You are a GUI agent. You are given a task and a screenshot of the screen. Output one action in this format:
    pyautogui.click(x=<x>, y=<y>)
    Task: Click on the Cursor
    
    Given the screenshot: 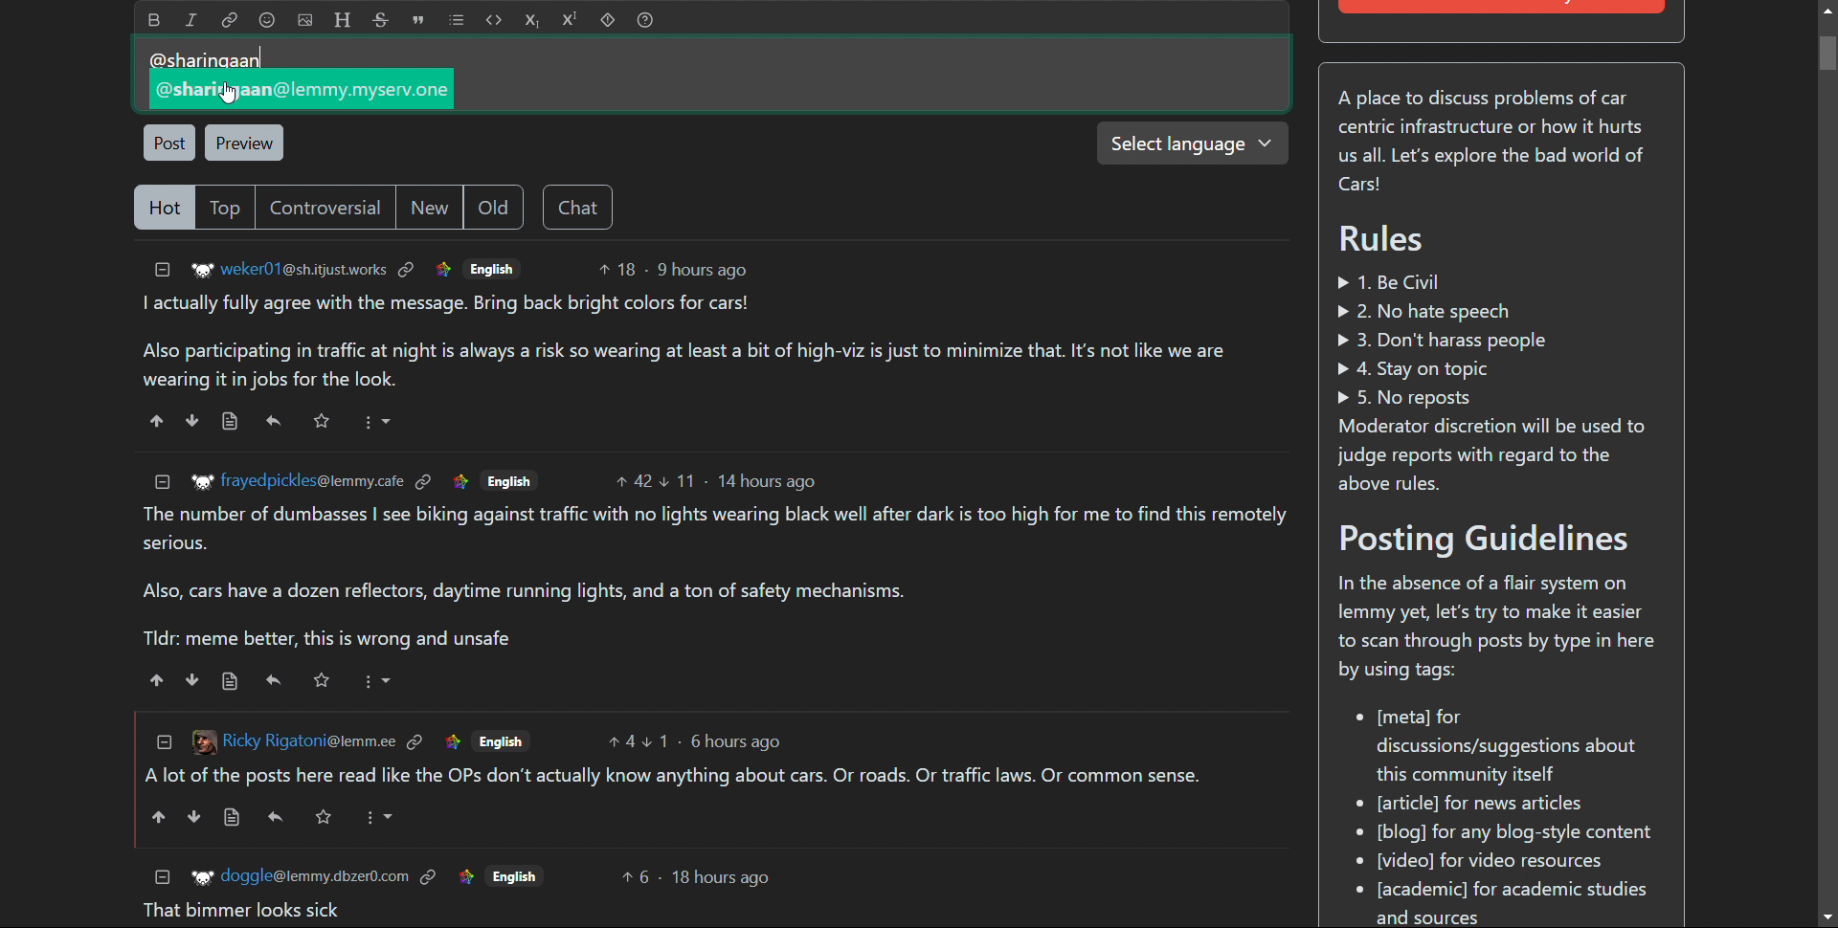 What is the action you would take?
    pyautogui.click(x=231, y=94)
    